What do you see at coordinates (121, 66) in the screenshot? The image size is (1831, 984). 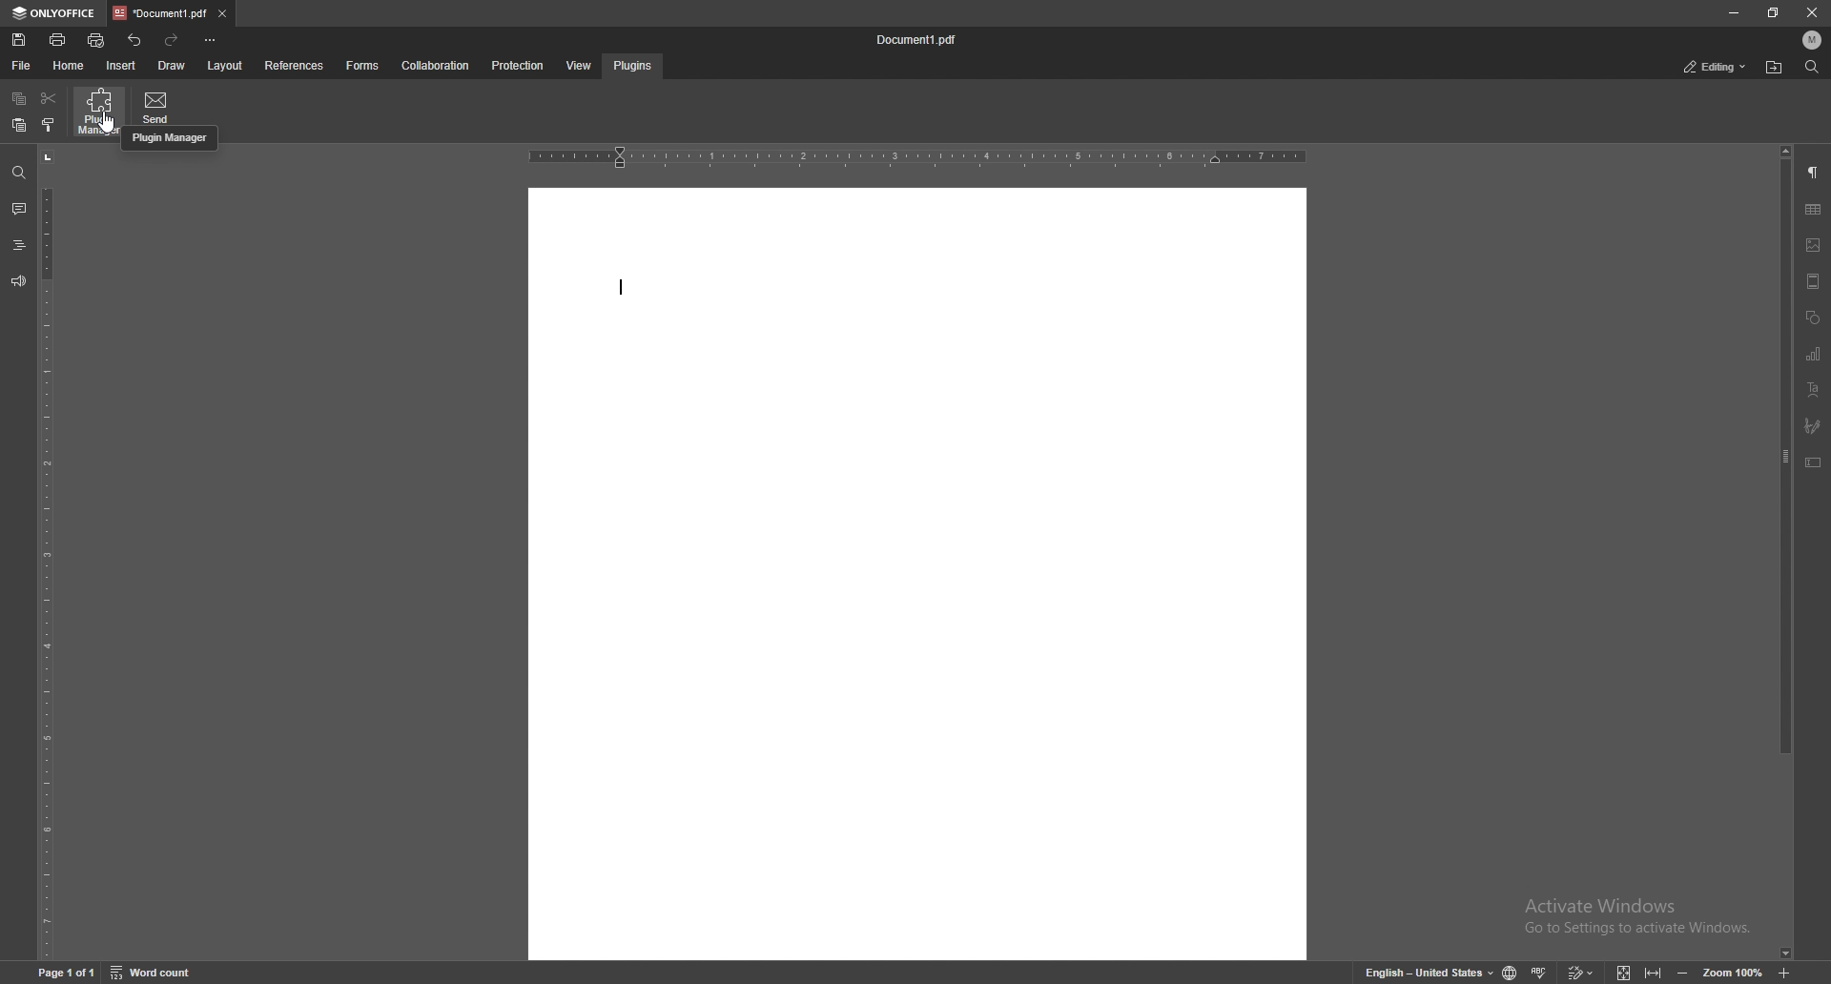 I see `insert` at bounding box center [121, 66].